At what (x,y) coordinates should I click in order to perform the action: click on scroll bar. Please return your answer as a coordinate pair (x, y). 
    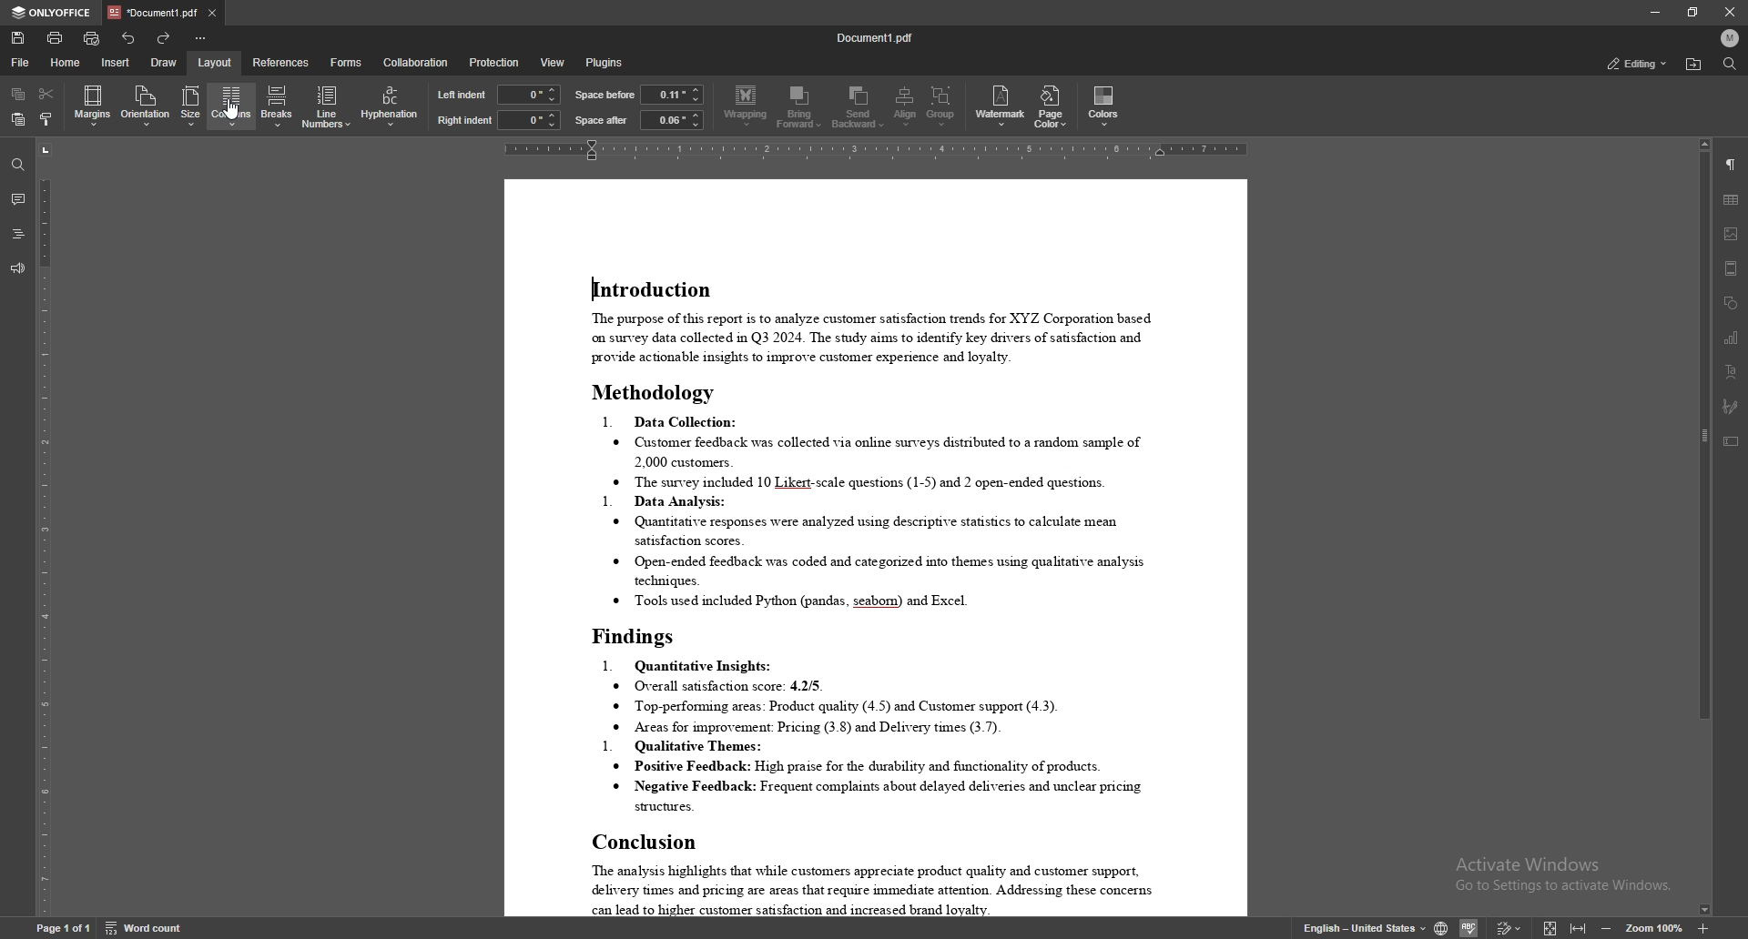
    Looking at the image, I should click on (1701, 527).